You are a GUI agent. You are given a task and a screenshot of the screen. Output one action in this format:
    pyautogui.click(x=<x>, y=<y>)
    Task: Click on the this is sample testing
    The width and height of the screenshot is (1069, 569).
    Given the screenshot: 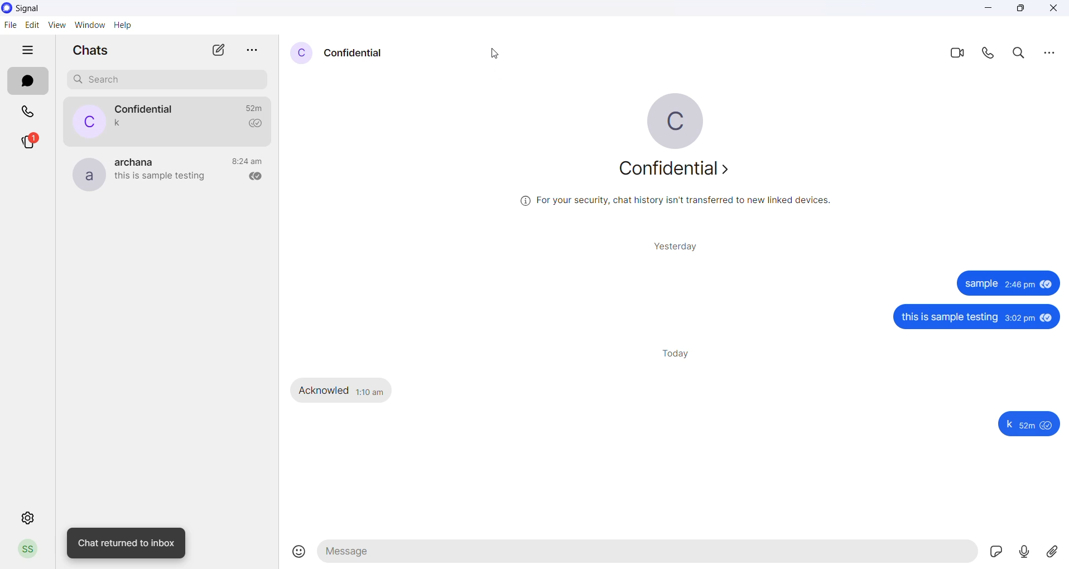 What is the action you would take?
    pyautogui.click(x=948, y=318)
    